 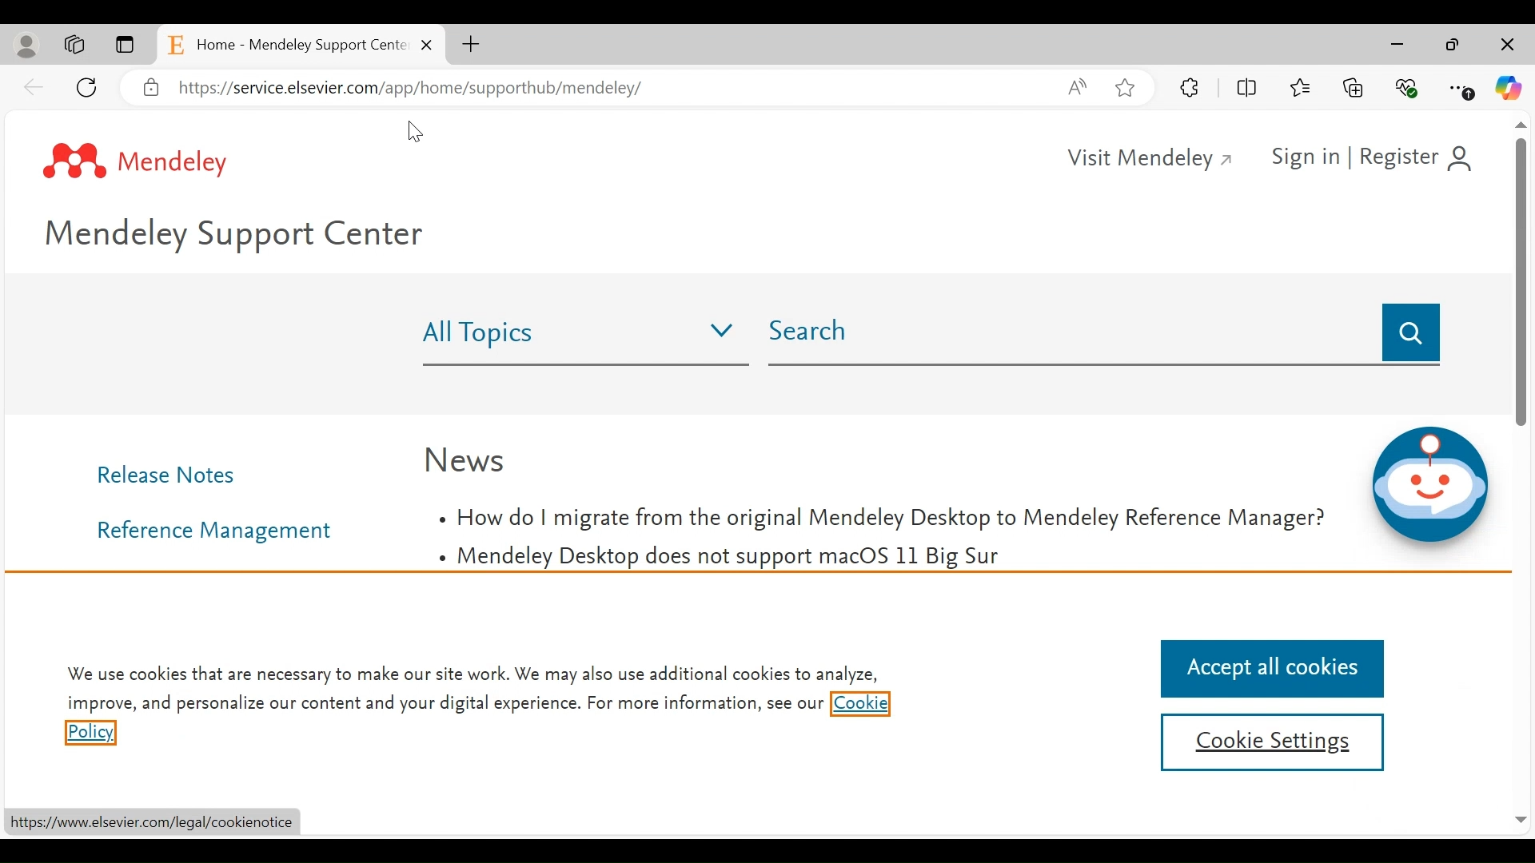 What do you see at coordinates (882, 519) in the screenshot?
I see `How do I migrate from the original Mendeley Desktop to Mendeley Reference Manager?` at bounding box center [882, 519].